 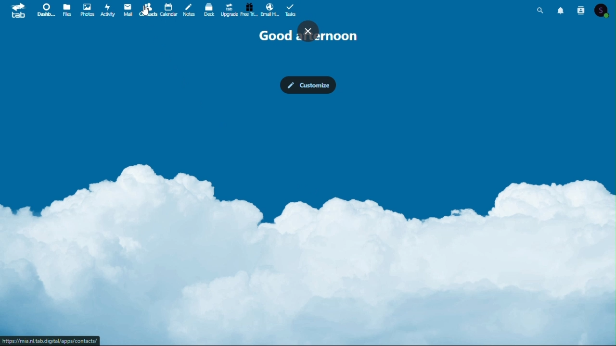 I want to click on Activity, so click(x=108, y=10).